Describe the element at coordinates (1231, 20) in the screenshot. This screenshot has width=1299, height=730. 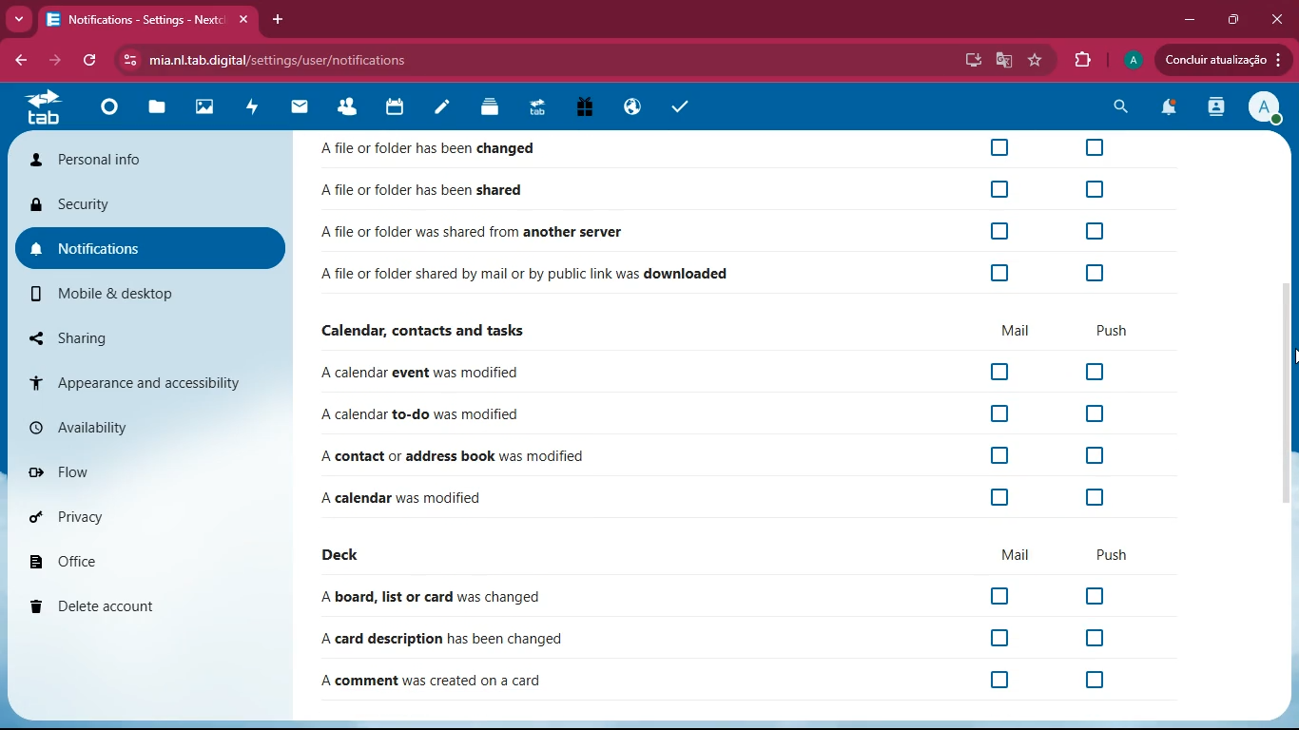
I see `maximize` at that location.